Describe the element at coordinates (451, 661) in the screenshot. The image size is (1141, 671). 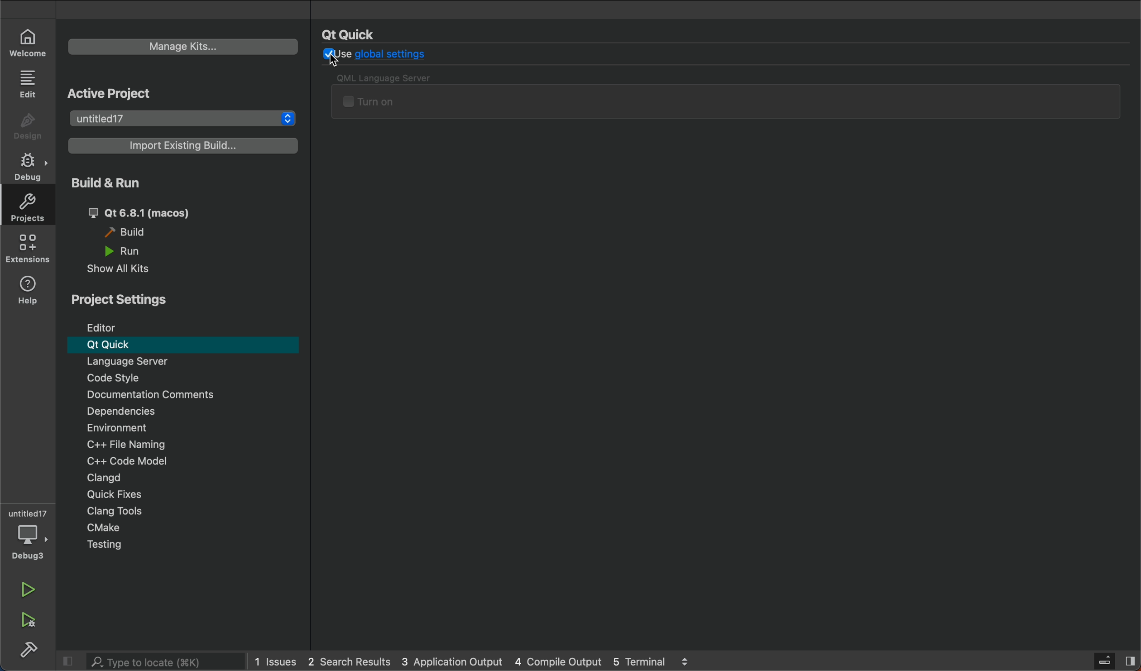
I see `pplication output` at that location.